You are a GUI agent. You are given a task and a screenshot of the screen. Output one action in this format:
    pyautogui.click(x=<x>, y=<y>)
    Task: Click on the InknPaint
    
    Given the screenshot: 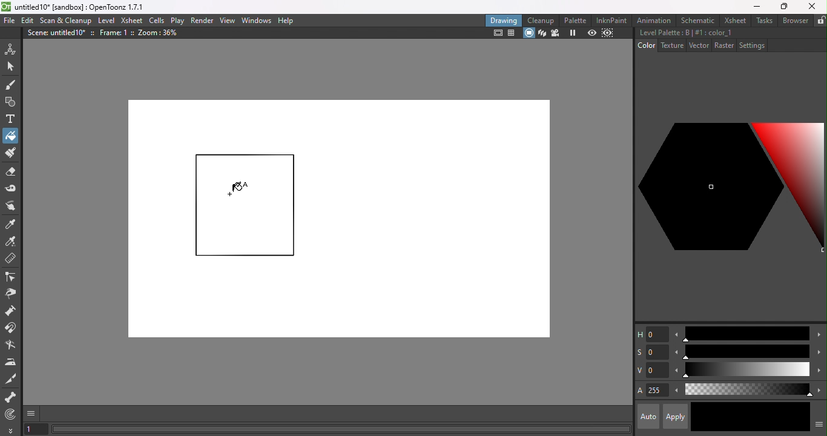 What is the action you would take?
    pyautogui.click(x=614, y=20)
    